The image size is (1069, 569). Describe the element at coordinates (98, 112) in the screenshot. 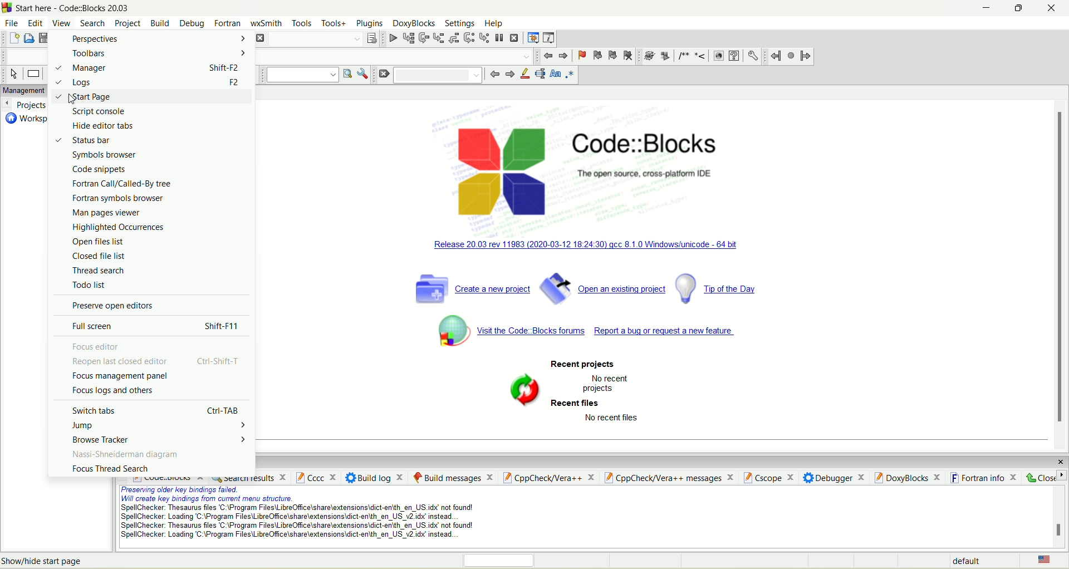

I see `script console` at that location.